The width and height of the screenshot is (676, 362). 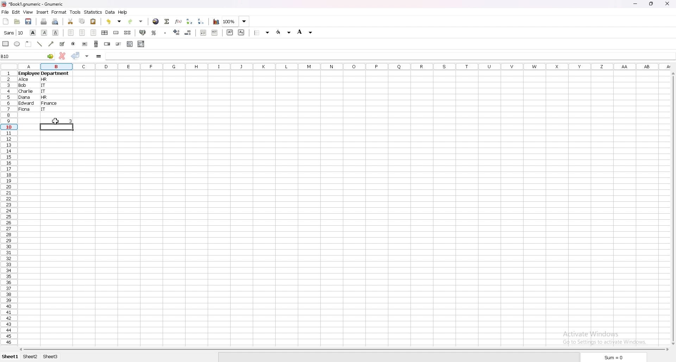 I want to click on line, so click(x=39, y=44).